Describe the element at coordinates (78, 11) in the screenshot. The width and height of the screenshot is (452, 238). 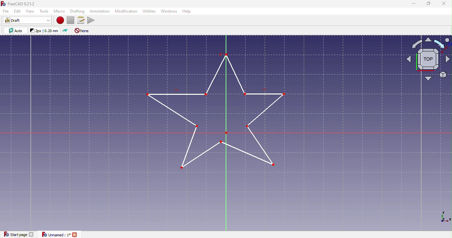
I see `Drafting` at that location.